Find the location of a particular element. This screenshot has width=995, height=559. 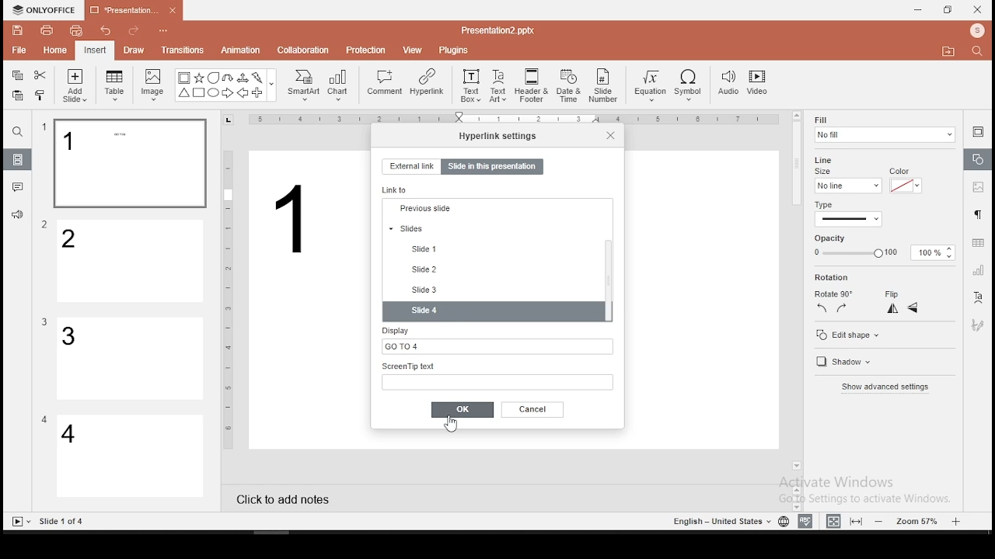

transitions is located at coordinates (182, 50).